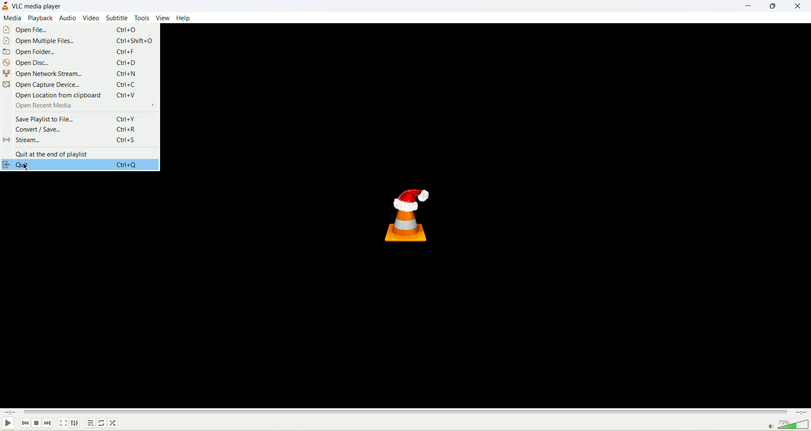 The image size is (811, 431). Describe the element at coordinates (5, 5) in the screenshot. I see `application icon` at that location.